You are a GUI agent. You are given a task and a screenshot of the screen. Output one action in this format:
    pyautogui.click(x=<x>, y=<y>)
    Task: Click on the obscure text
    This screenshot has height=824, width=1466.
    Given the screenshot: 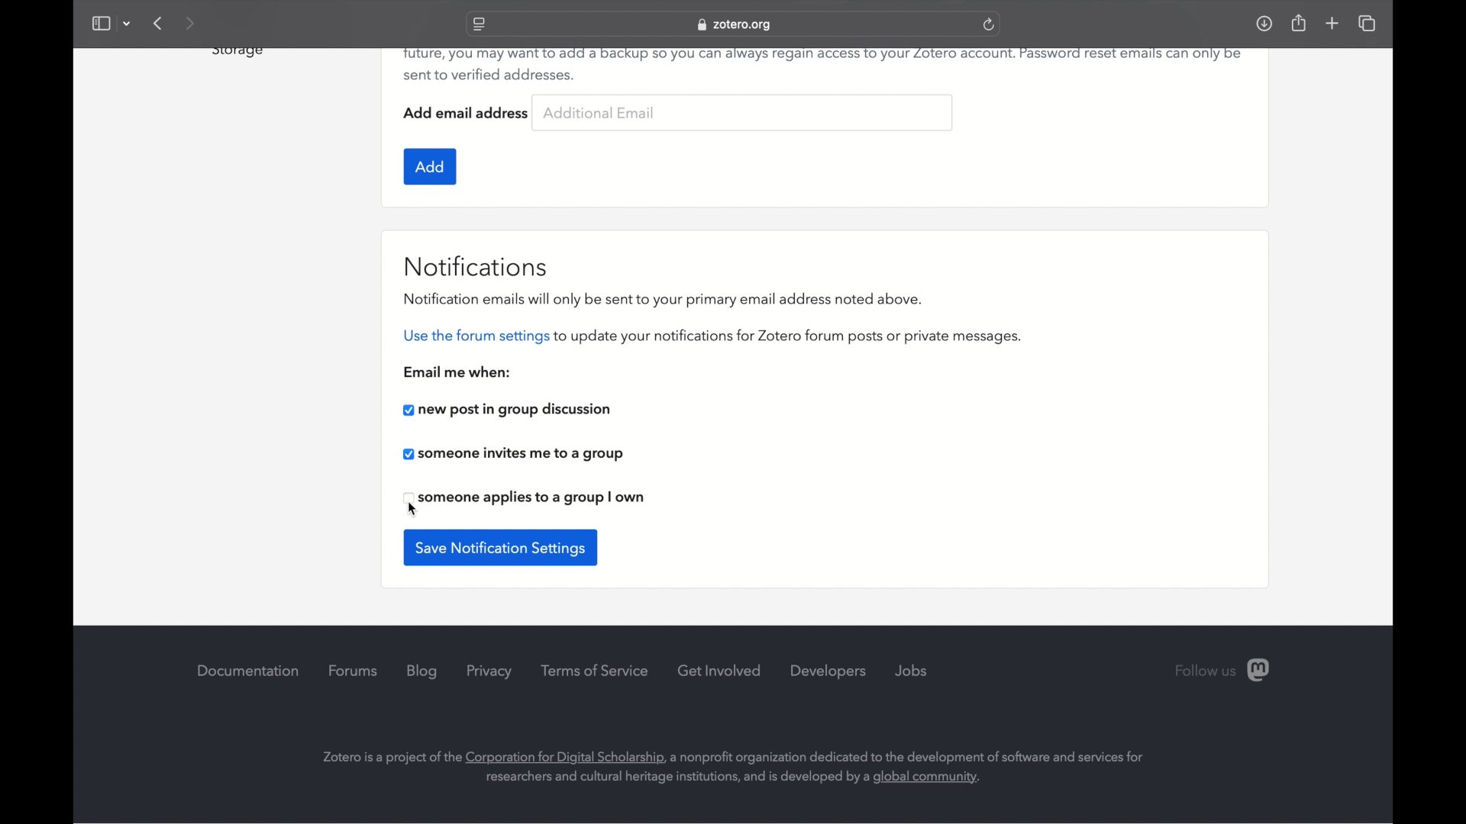 What is the action you would take?
    pyautogui.click(x=235, y=53)
    